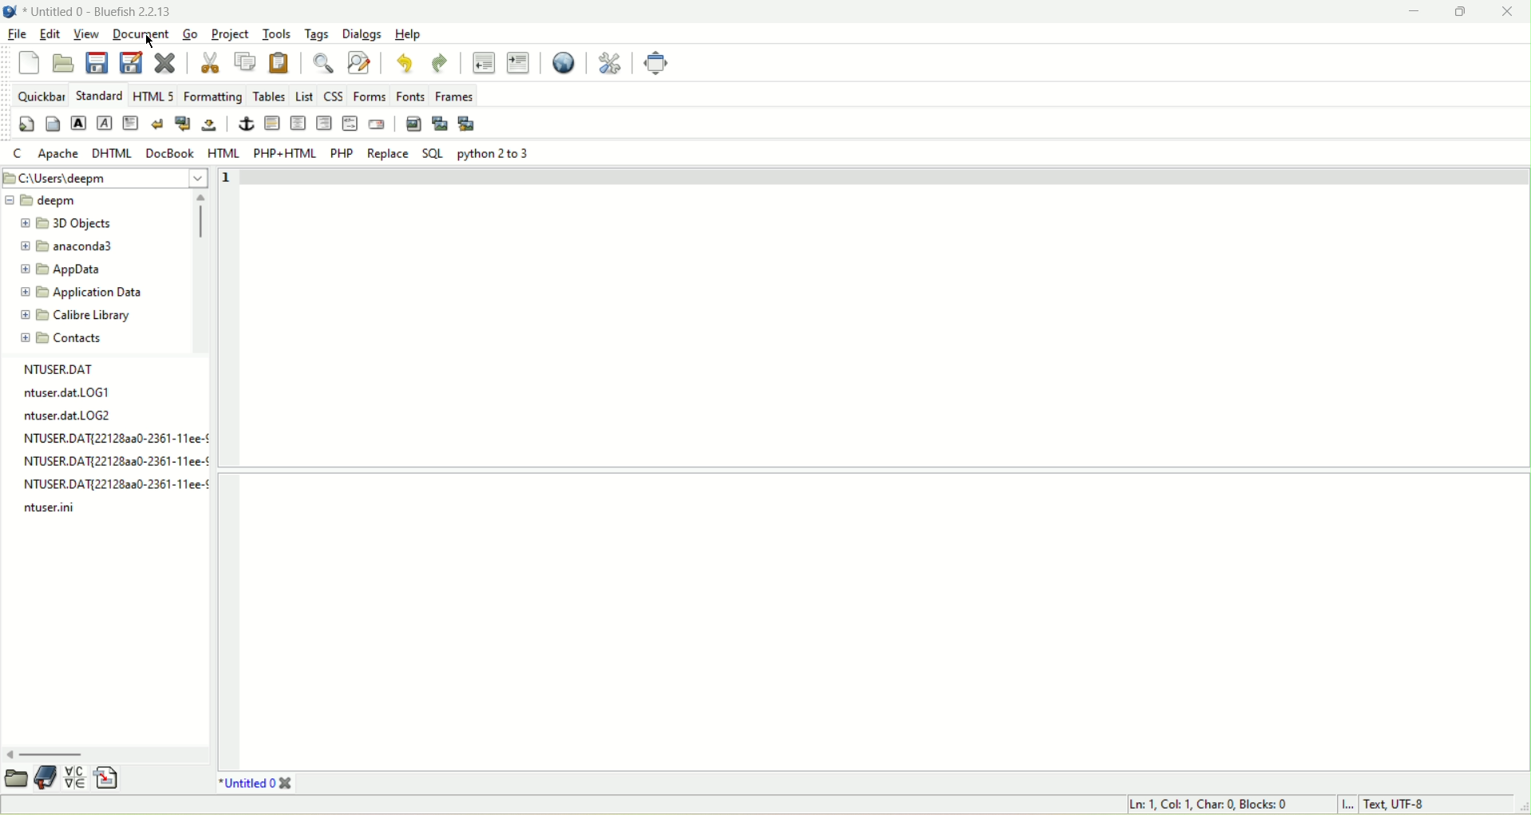 The image size is (1531, 815). What do you see at coordinates (376, 124) in the screenshot?
I see `email` at bounding box center [376, 124].